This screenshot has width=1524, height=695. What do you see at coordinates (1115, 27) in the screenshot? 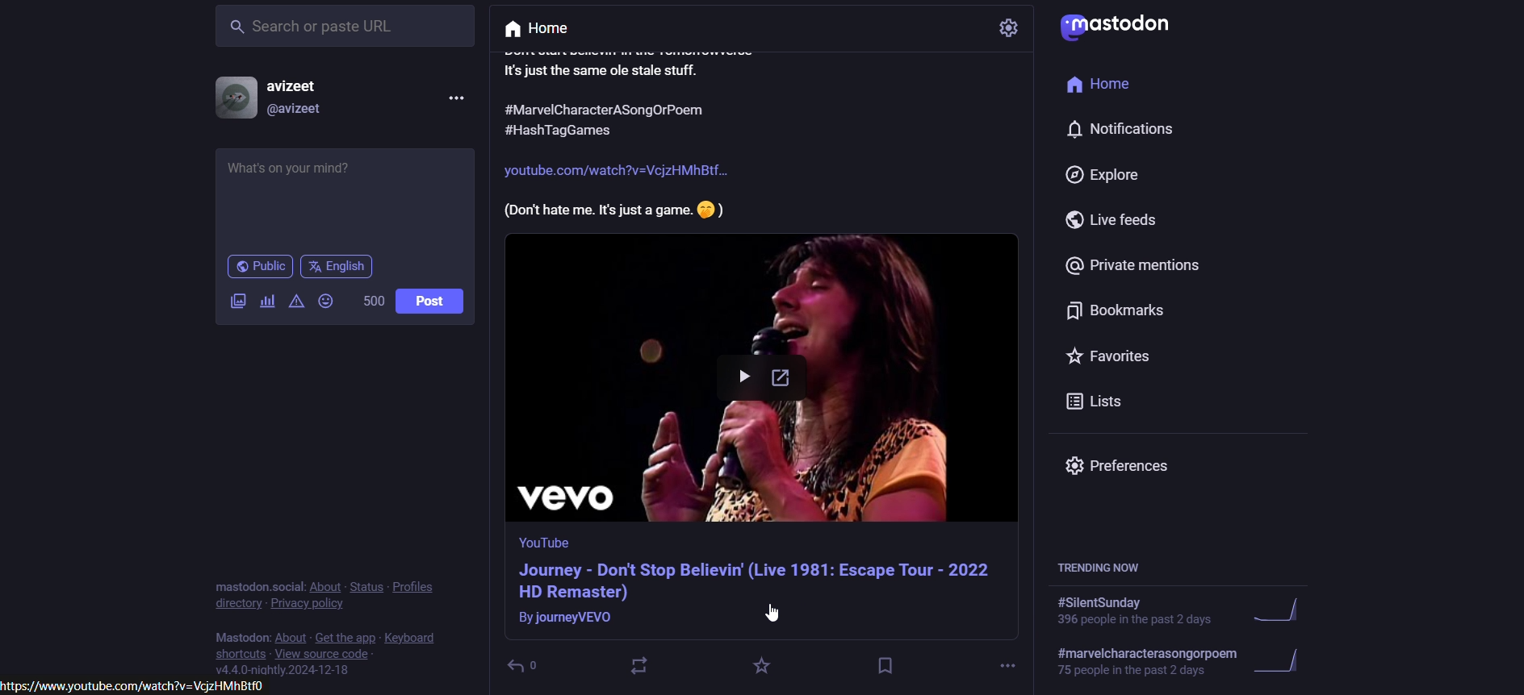
I see `logo` at bounding box center [1115, 27].